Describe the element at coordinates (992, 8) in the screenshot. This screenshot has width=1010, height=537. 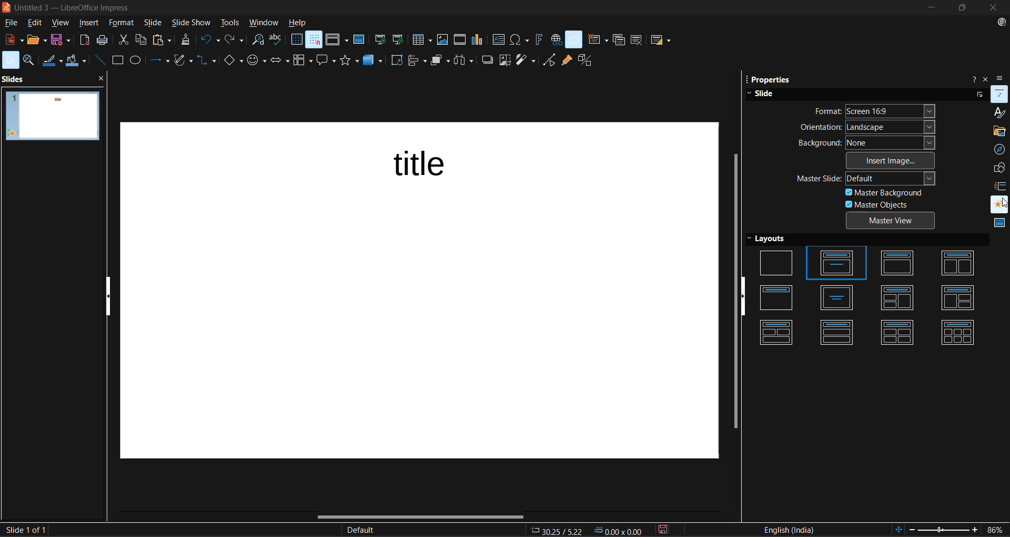
I see `close` at that location.